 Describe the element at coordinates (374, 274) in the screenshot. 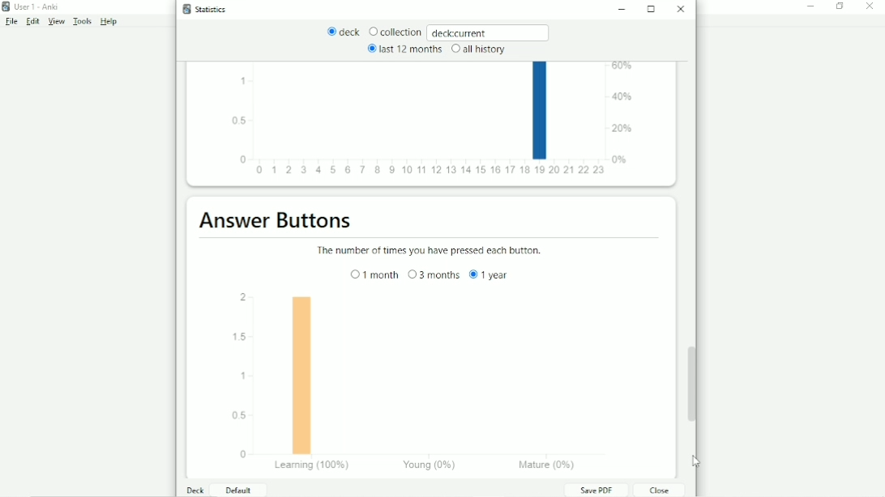

I see `1 month` at that location.